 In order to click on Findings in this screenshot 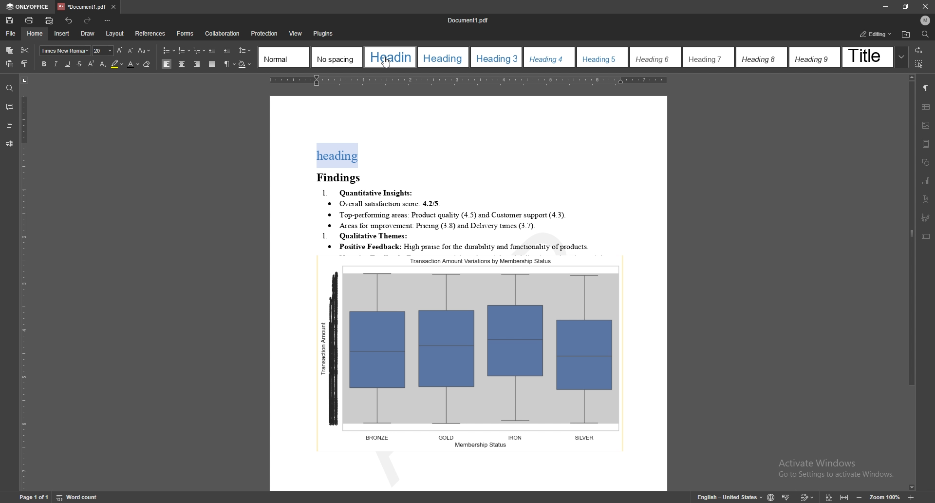, I will do `click(343, 176)`.